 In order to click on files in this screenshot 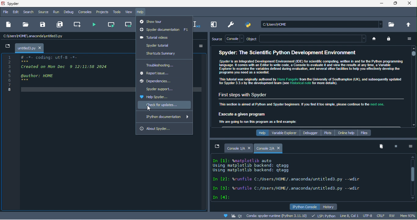, I will do `click(366, 132)`.